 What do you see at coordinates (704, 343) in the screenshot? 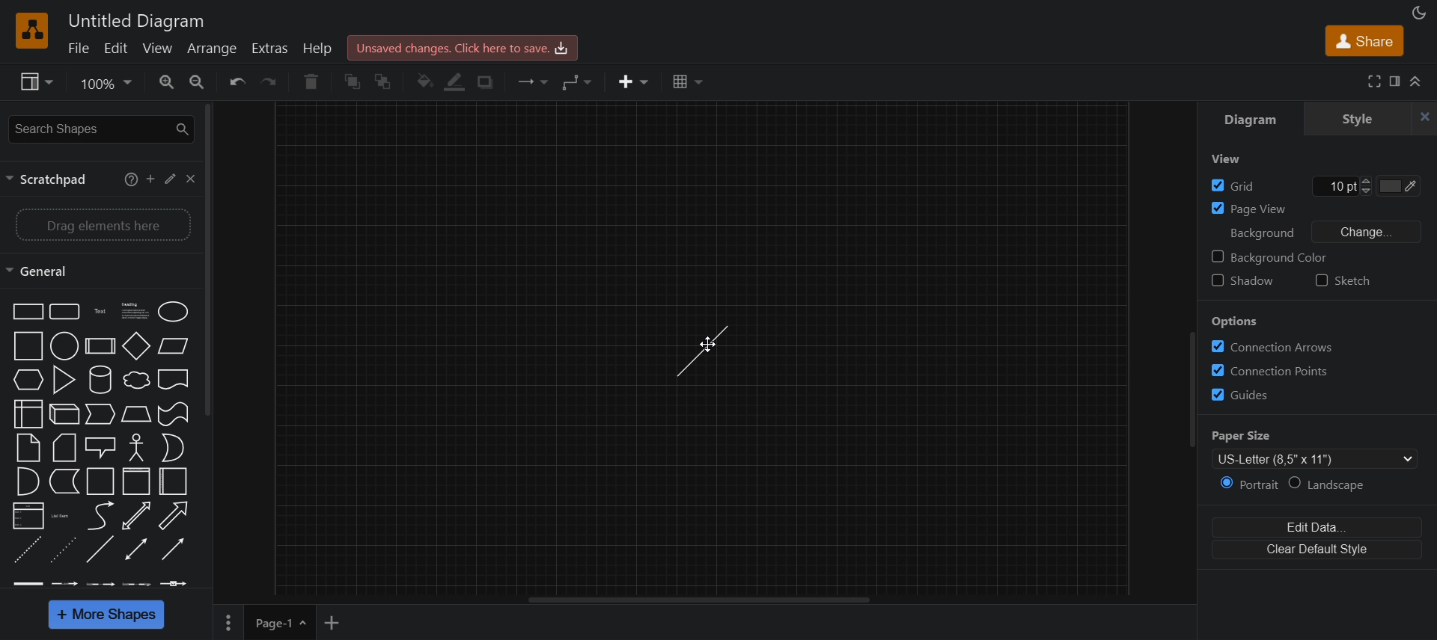
I see `Cursor` at bounding box center [704, 343].